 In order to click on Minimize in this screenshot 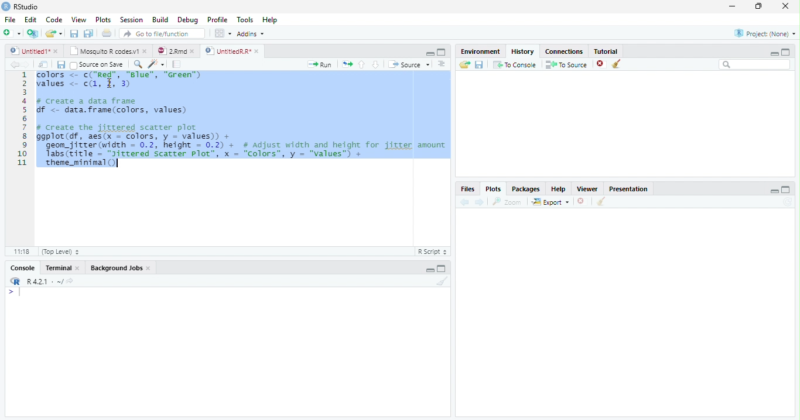, I will do `click(429, 270)`.